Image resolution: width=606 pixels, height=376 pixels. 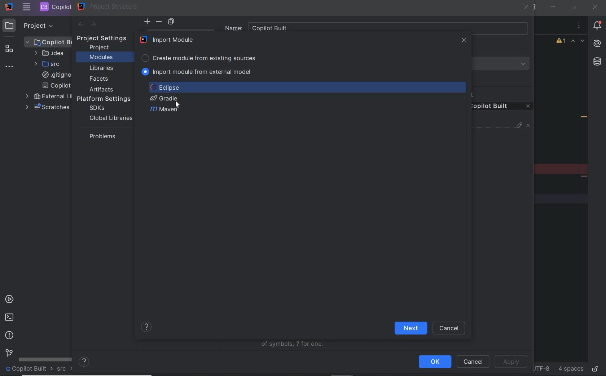 What do you see at coordinates (502, 107) in the screenshot?
I see `remove content entry` at bounding box center [502, 107].